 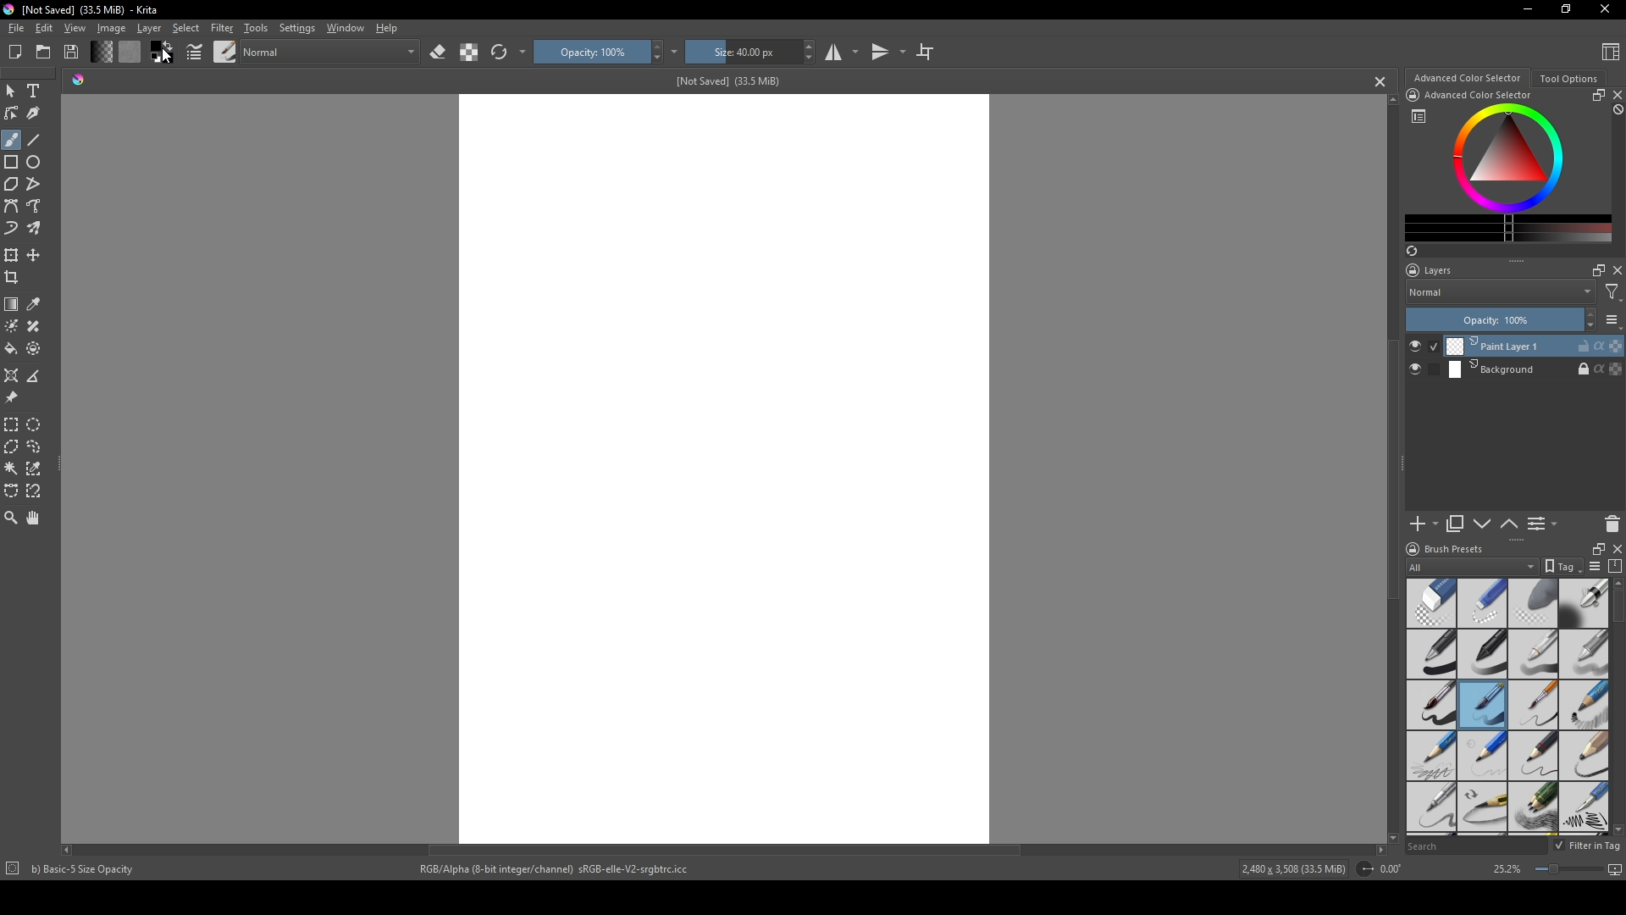 I want to click on rectangular, so click(x=12, y=424).